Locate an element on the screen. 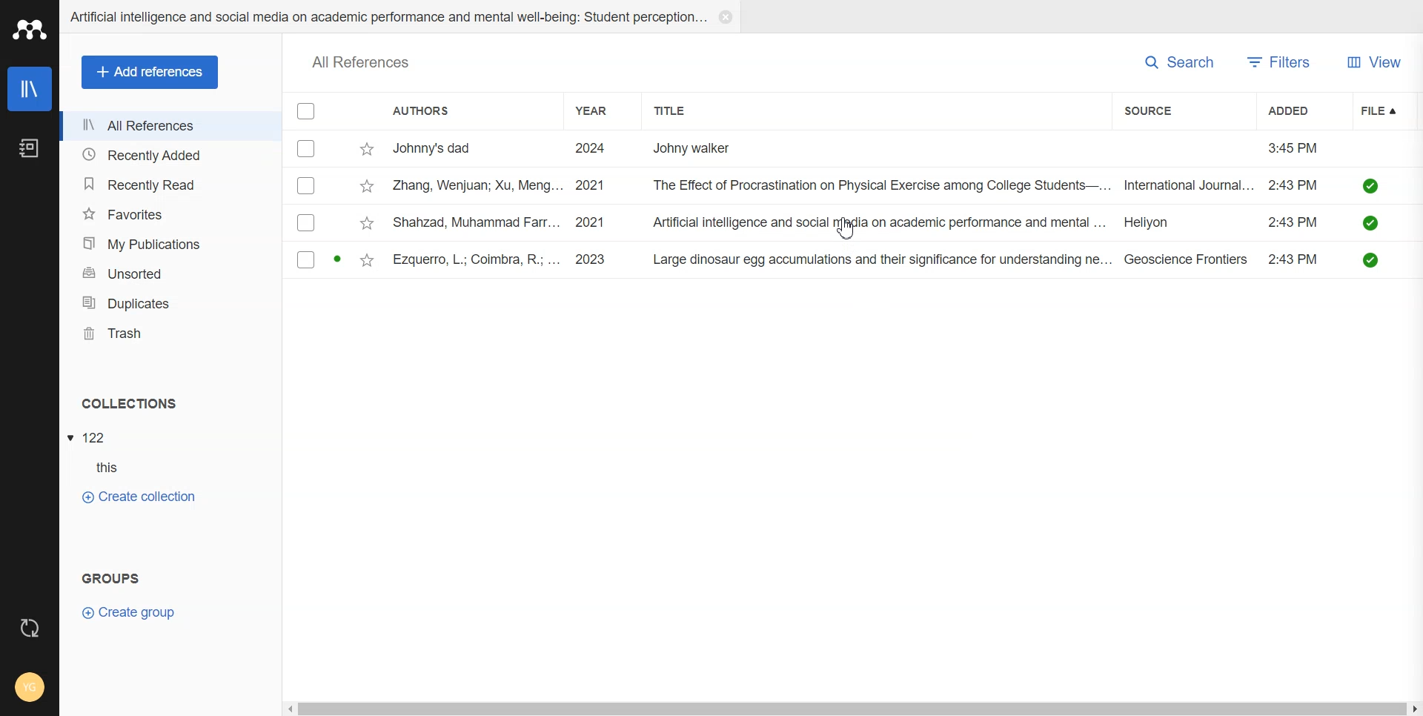  Horizontal Scroll bar is located at coordinates (853, 707).